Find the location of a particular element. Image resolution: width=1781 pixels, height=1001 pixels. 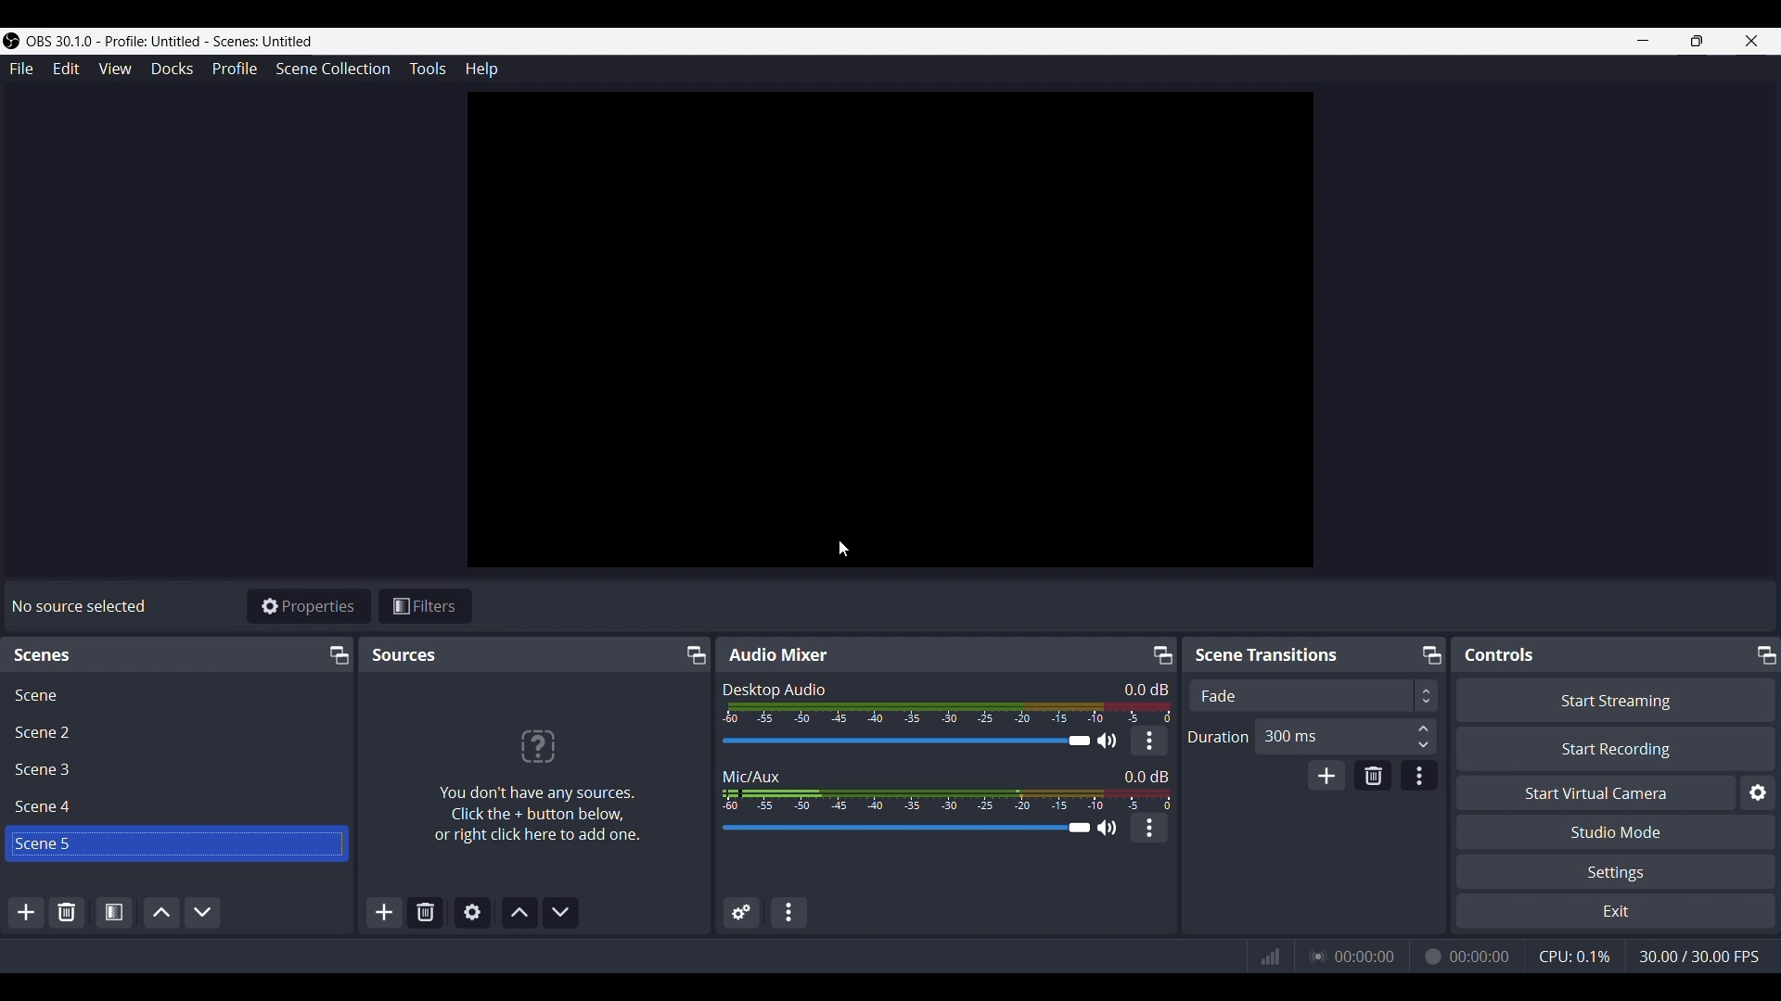

Add Configurable transition is located at coordinates (1326, 775).